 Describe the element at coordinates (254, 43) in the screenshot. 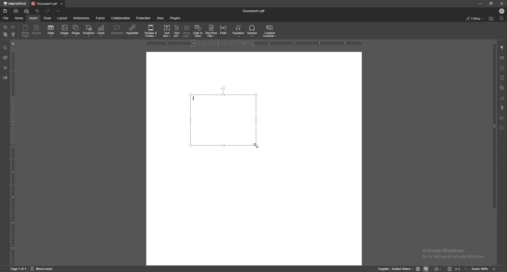

I see `horizontal scale` at that location.